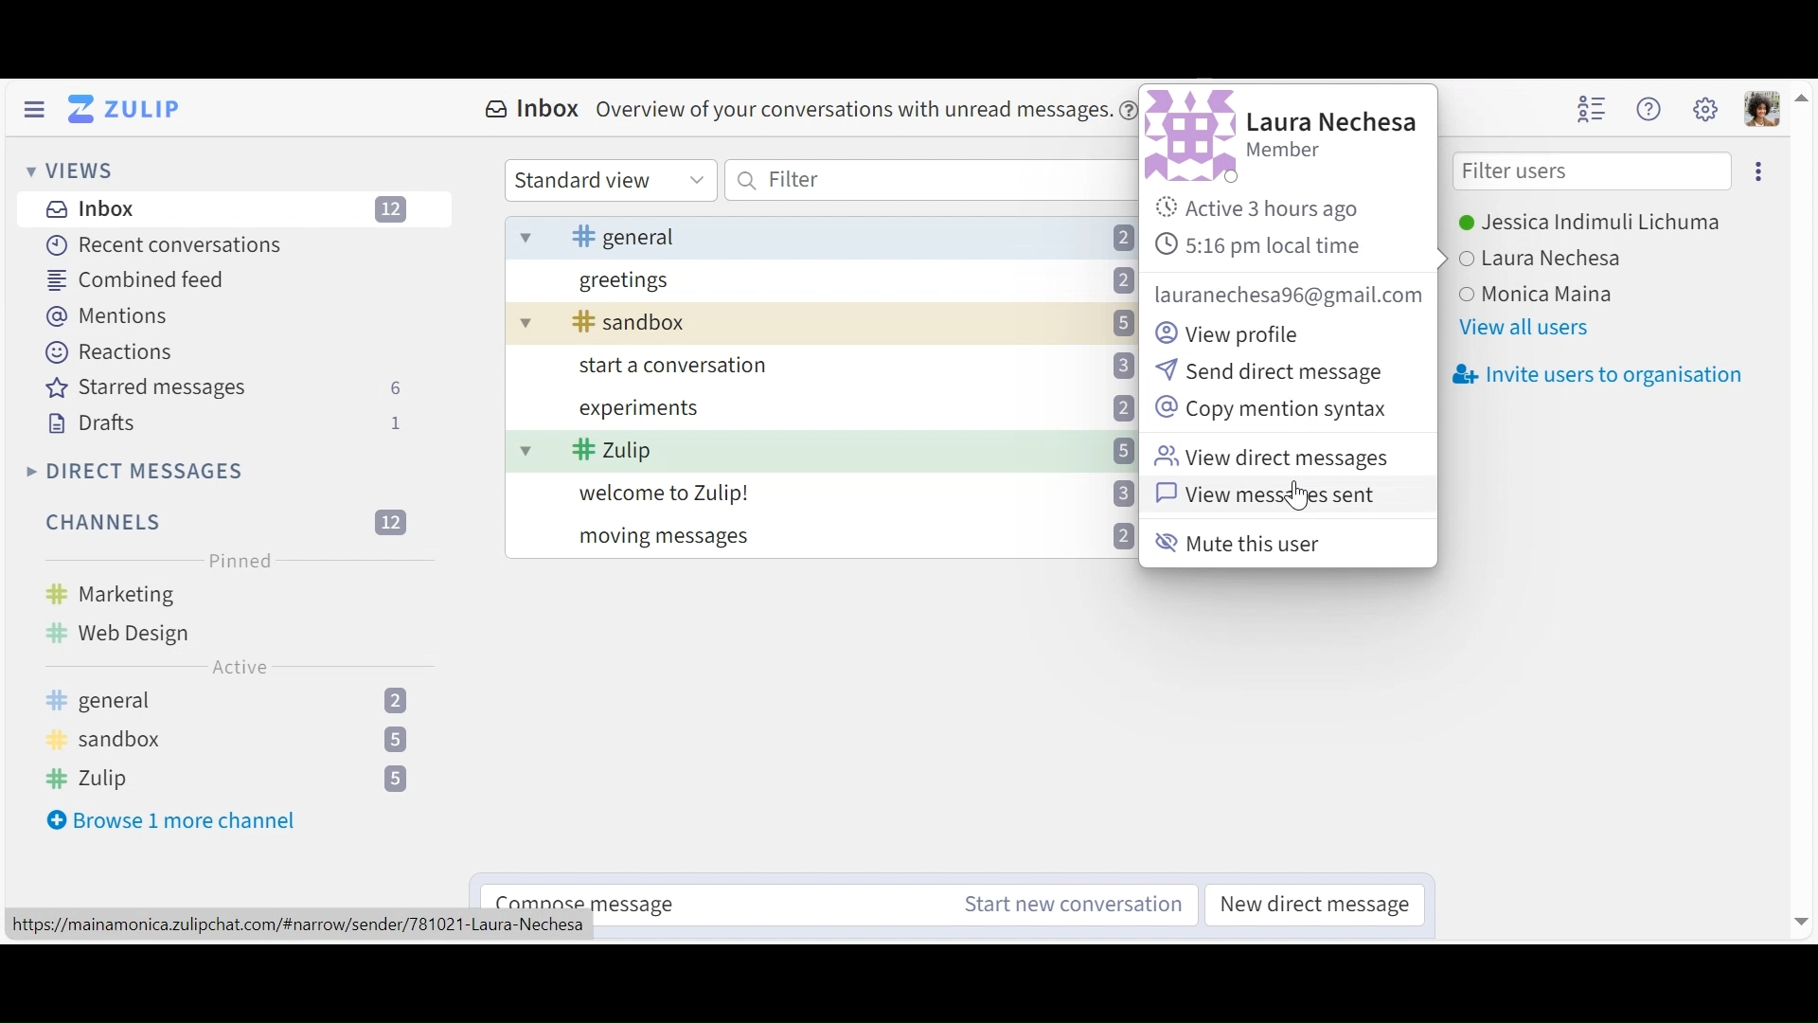 The height and width of the screenshot is (1023, 1818). What do you see at coordinates (31, 108) in the screenshot?
I see `Hide Left Sidebar` at bounding box center [31, 108].